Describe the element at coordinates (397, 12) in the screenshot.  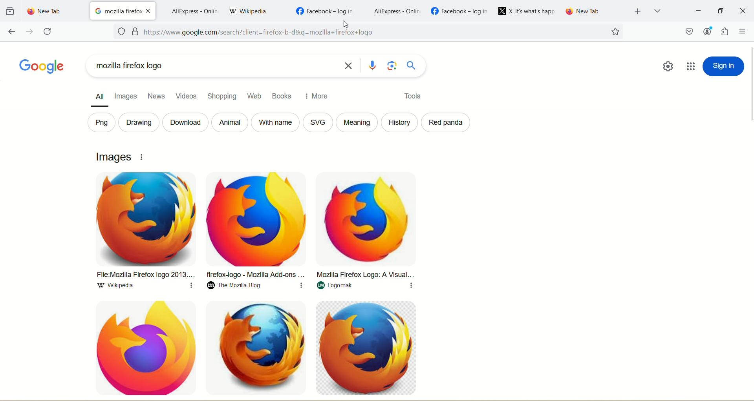
I see `AliExpress` at that location.